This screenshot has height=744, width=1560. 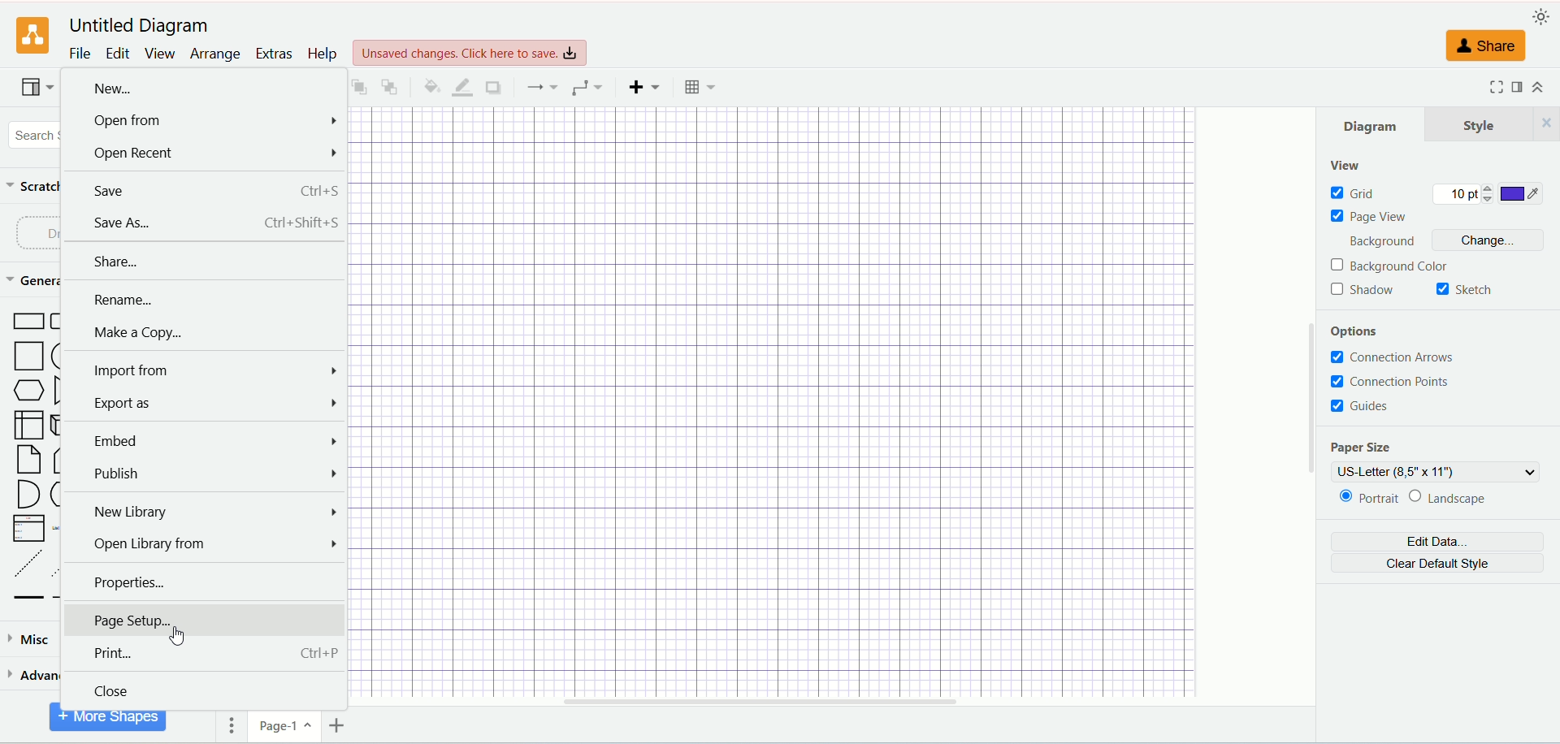 I want to click on share, so click(x=1488, y=47).